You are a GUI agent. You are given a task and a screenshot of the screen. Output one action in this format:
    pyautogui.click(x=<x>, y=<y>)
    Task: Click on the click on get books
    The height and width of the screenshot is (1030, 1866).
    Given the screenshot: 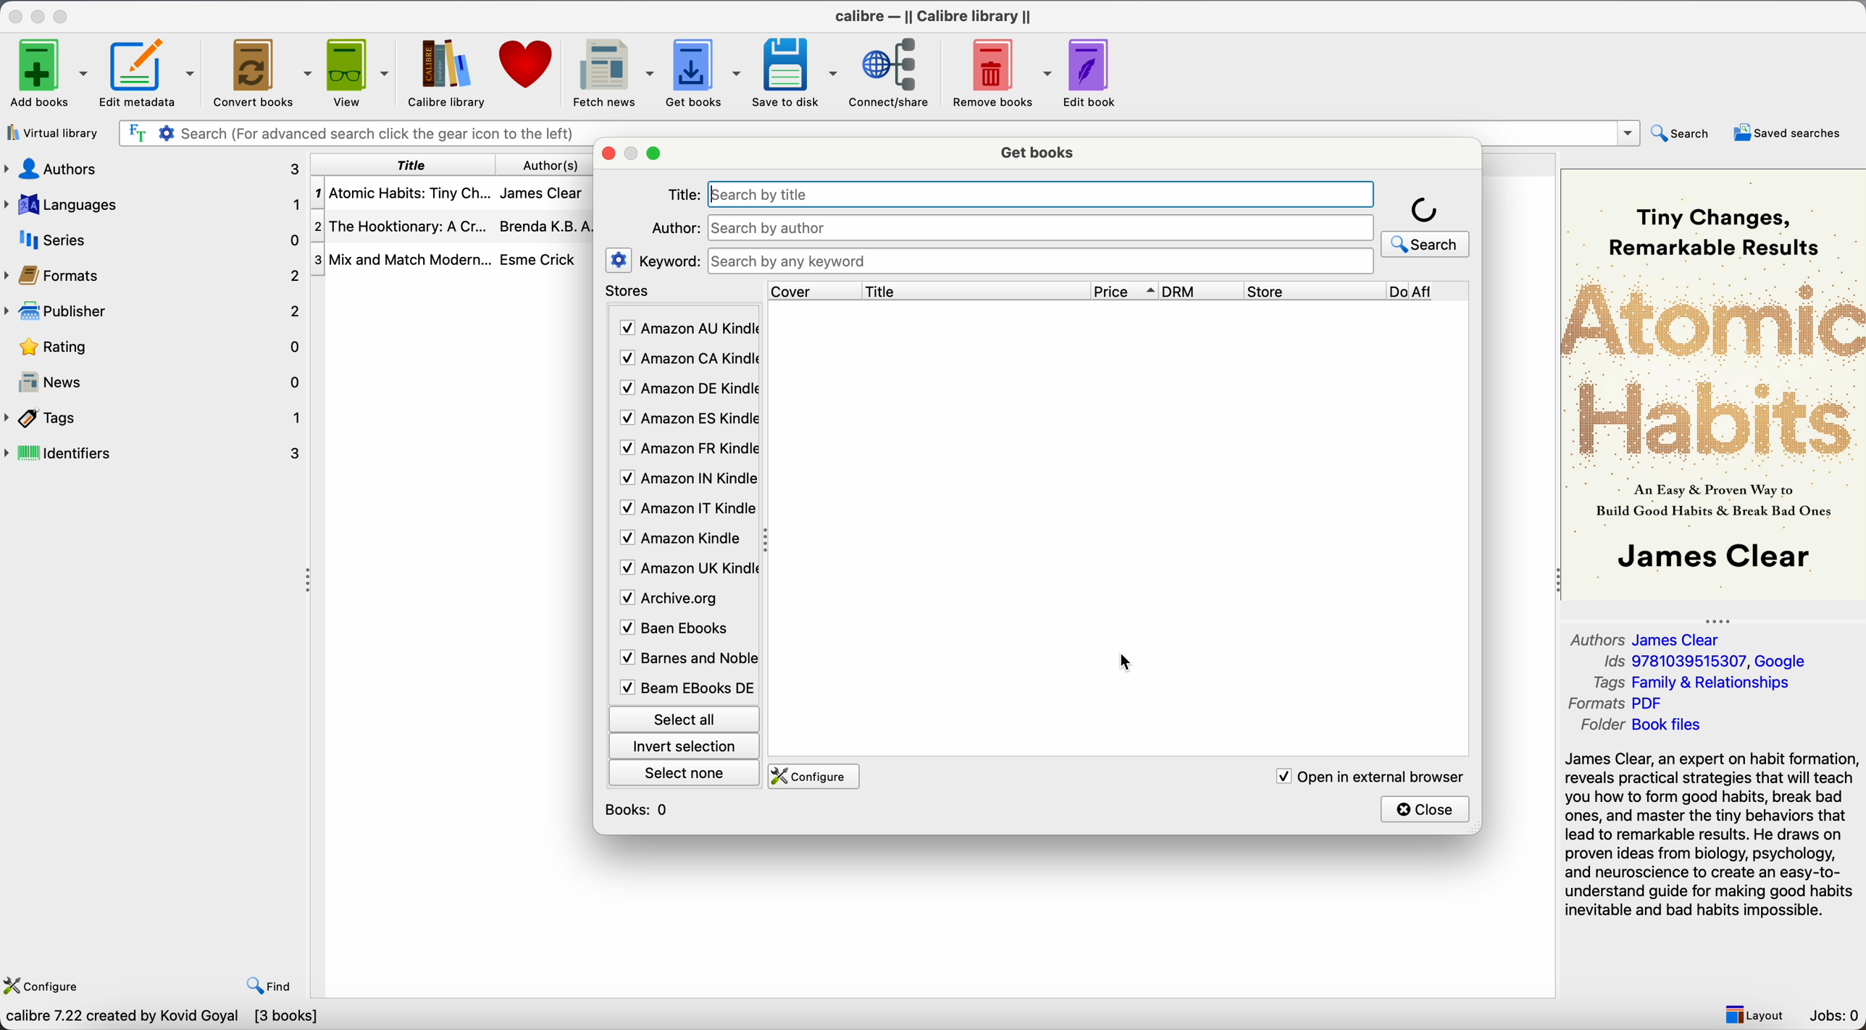 What is the action you would take?
    pyautogui.click(x=700, y=73)
    